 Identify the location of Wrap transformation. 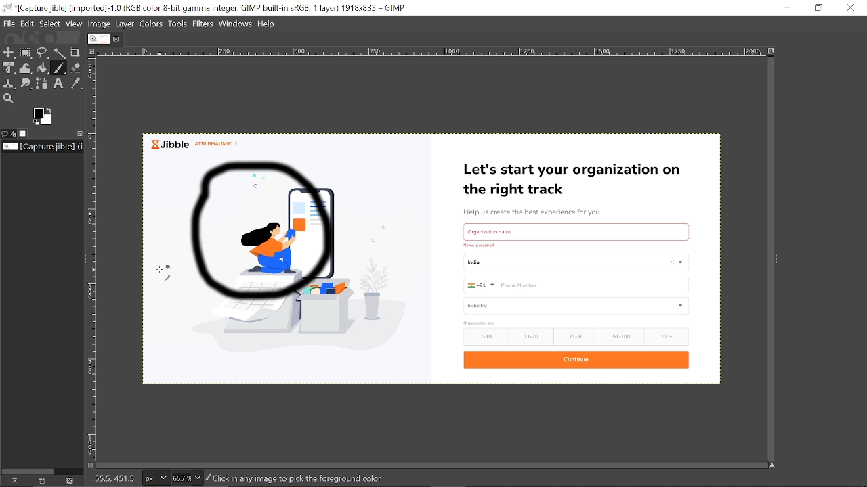
(26, 68).